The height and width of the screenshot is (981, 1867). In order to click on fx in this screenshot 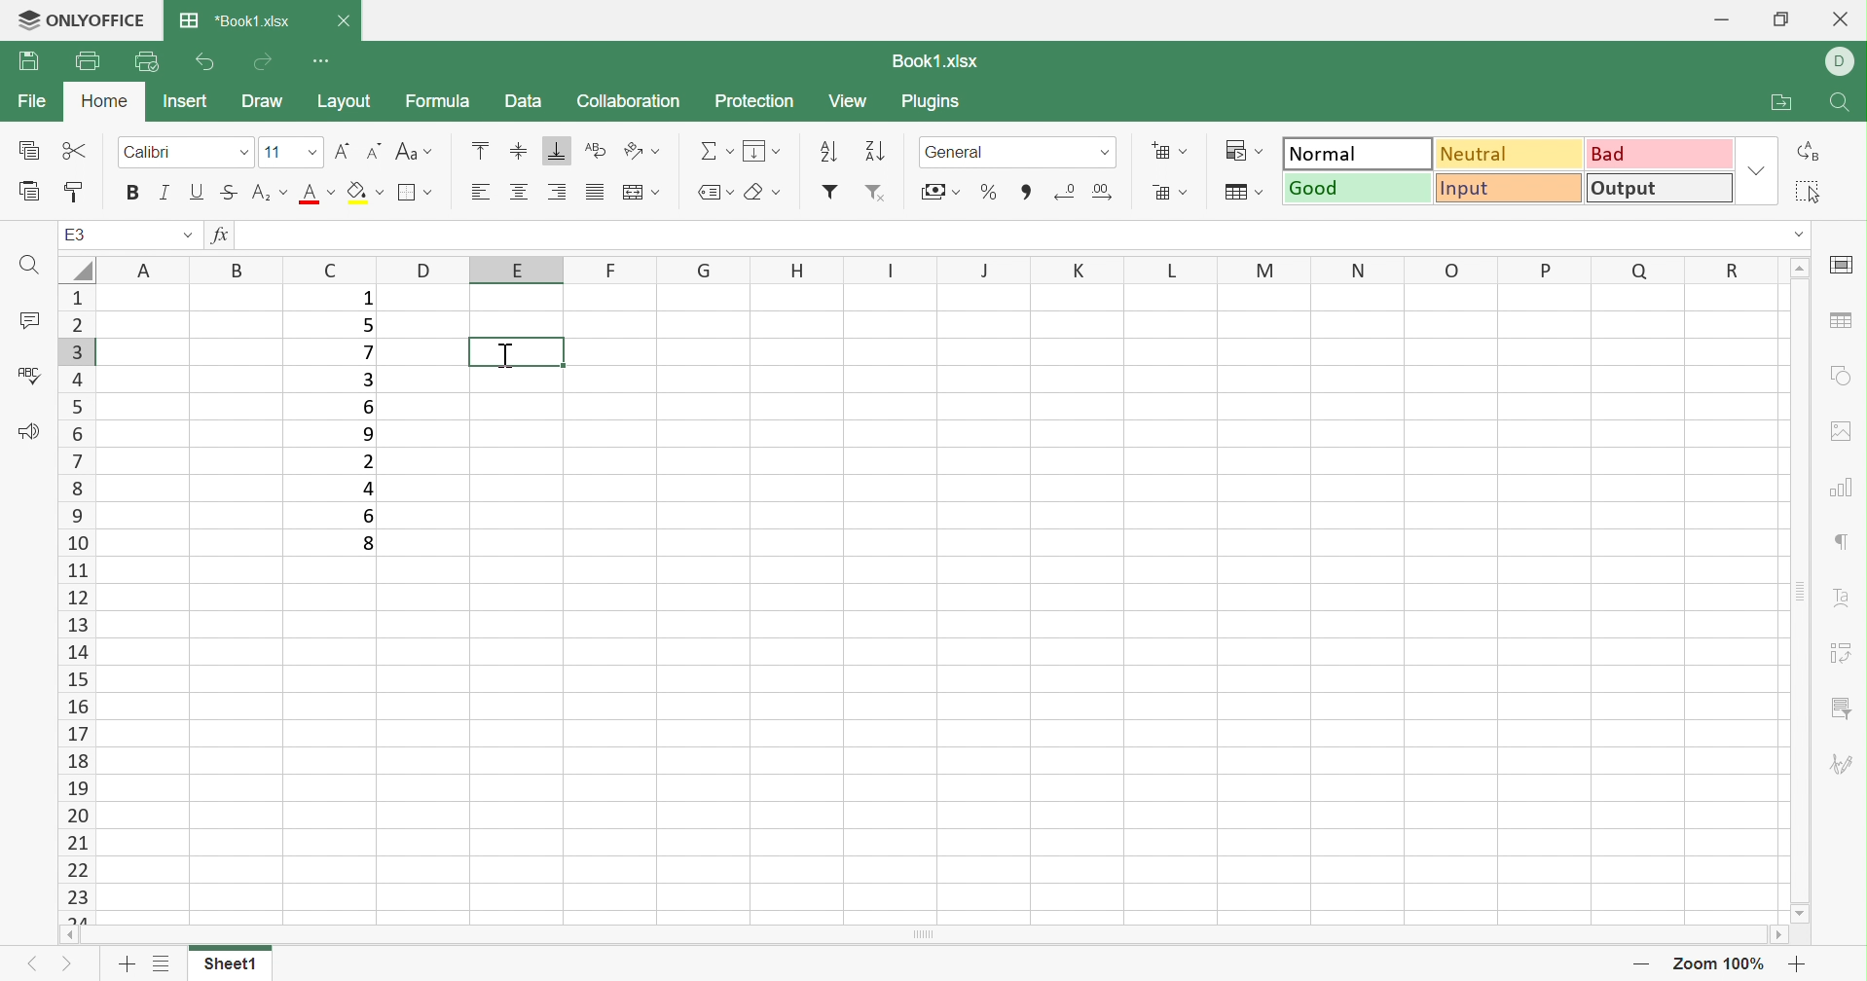, I will do `click(225, 236)`.